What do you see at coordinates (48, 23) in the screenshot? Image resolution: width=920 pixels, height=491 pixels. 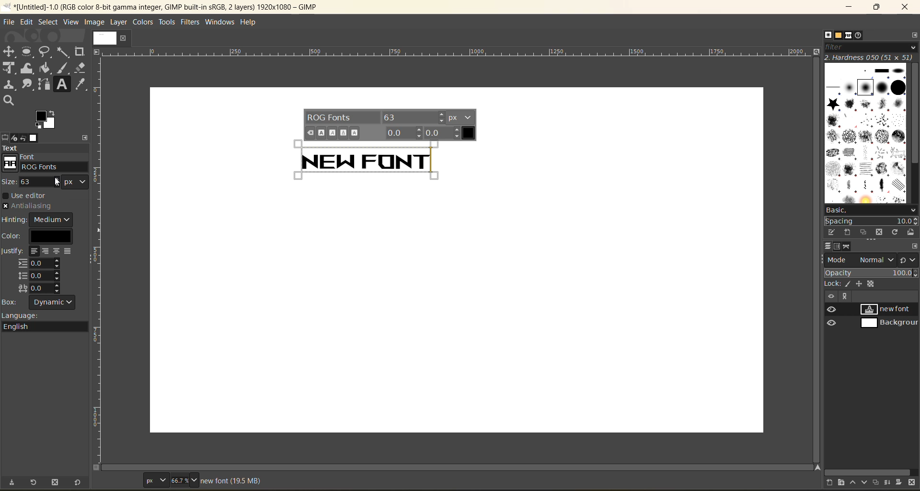 I see `select` at bounding box center [48, 23].